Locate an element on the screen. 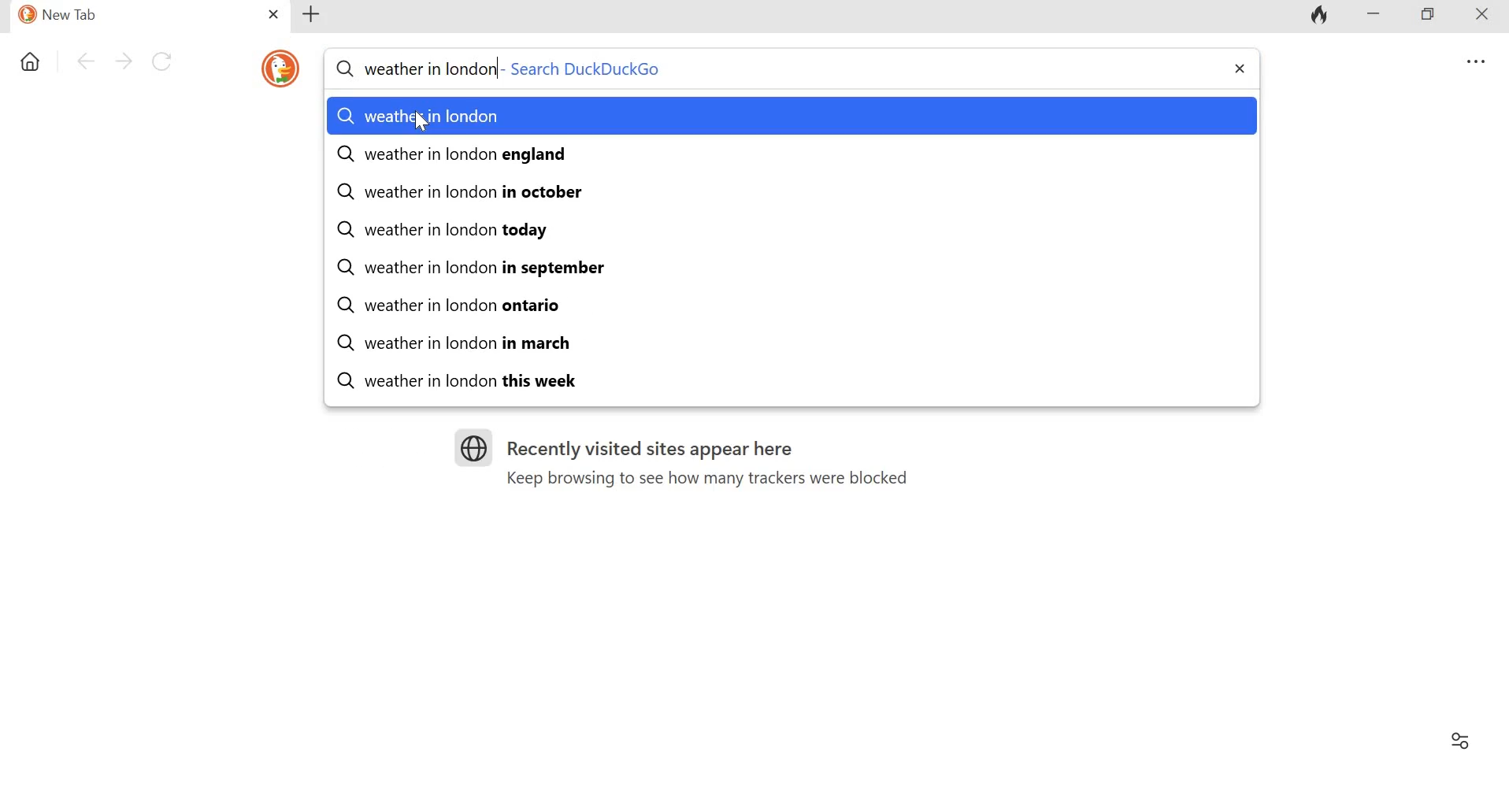 The width and height of the screenshot is (1509, 789). Close tab is located at coordinates (273, 14).